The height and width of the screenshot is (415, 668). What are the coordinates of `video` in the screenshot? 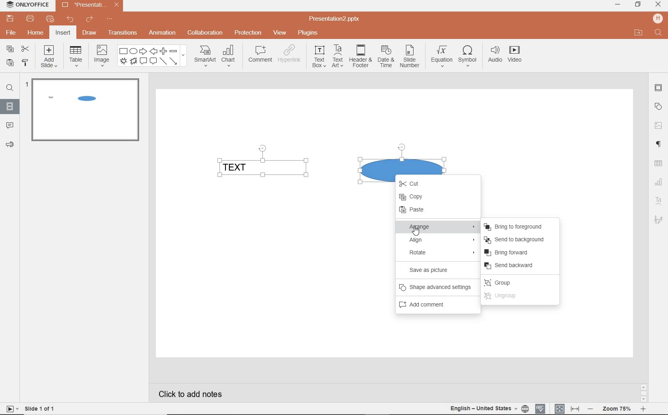 It's located at (515, 56).